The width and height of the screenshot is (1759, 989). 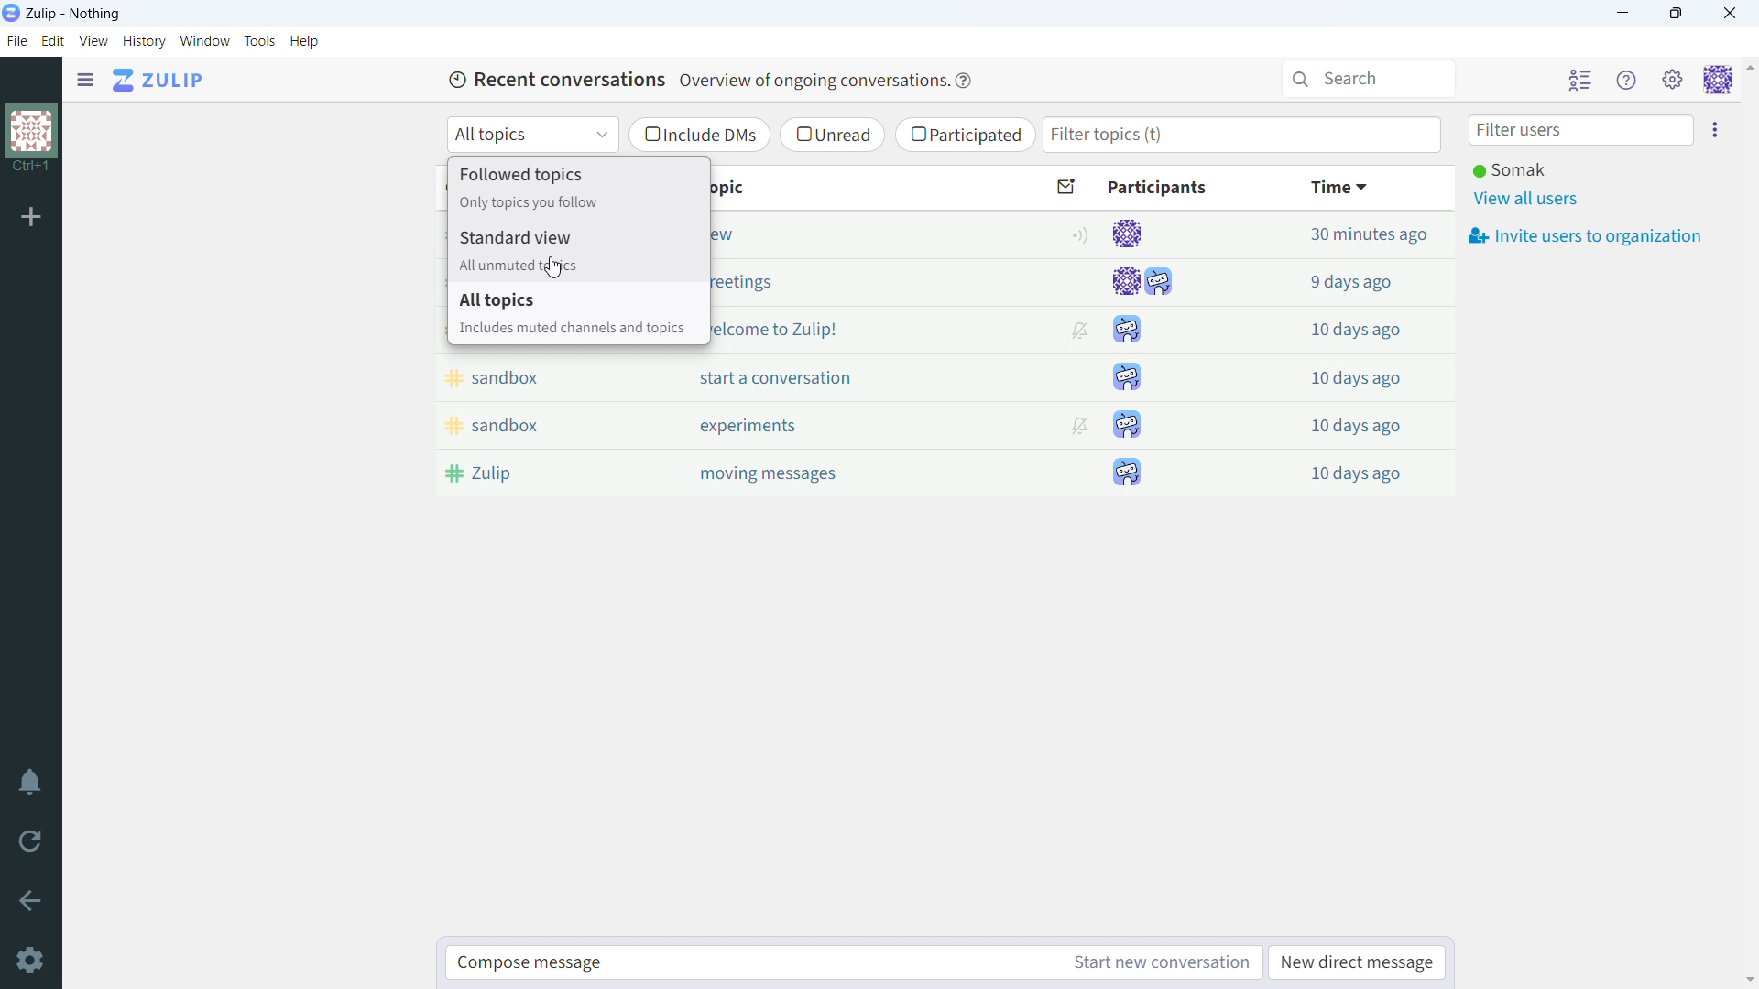 What do you see at coordinates (1678, 13) in the screenshot?
I see `maximize` at bounding box center [1678, 13].